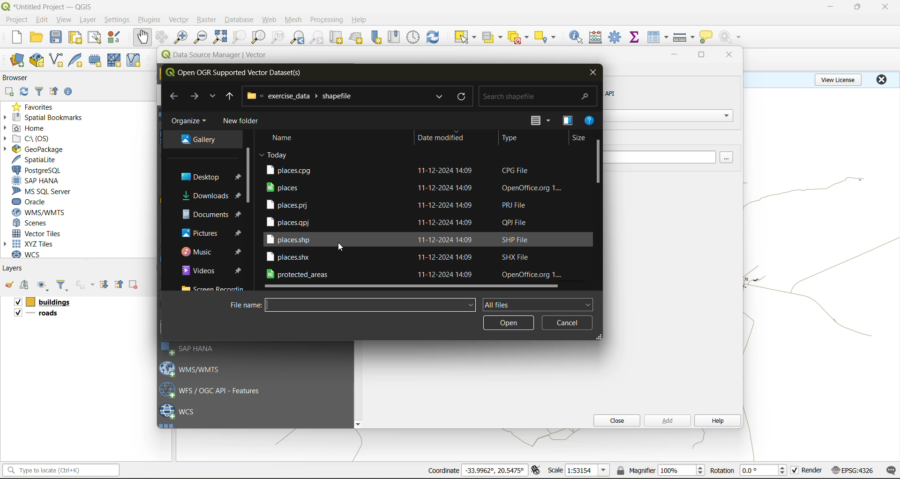 The width and height of the screenshot is (900, 479). I want to click on folder explorer, so click(204, 177).